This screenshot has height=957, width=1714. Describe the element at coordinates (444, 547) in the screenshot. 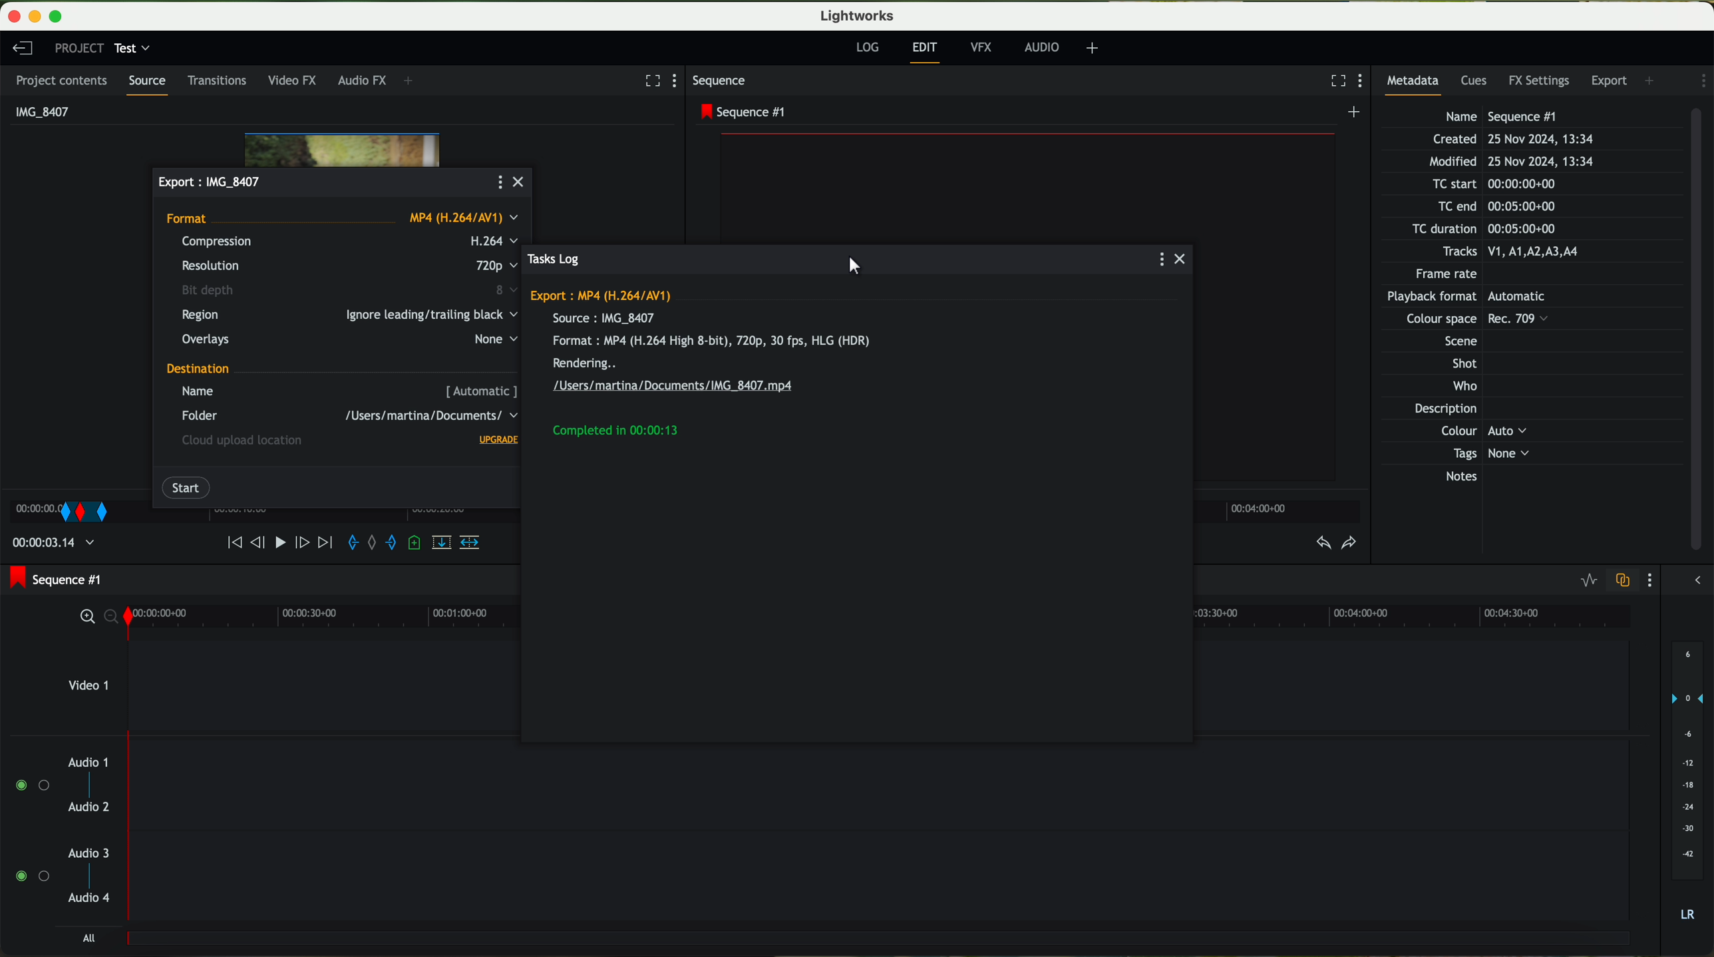

I see `replace into the target sequence` at that location.